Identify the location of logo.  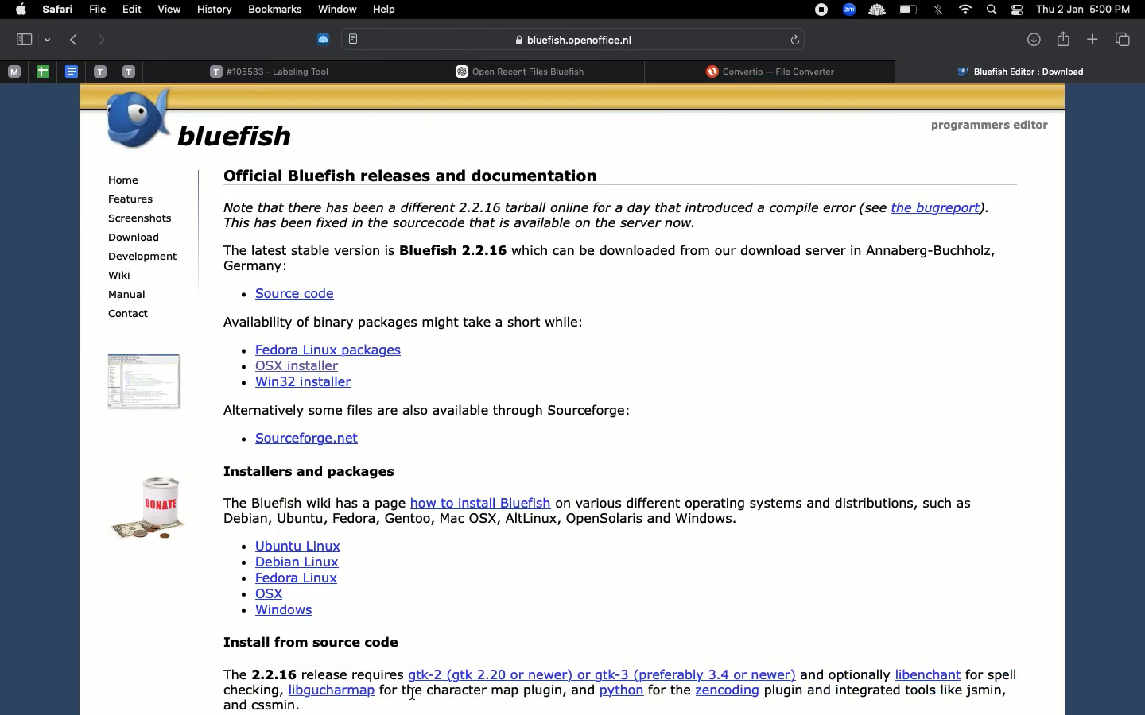
(137, 120).